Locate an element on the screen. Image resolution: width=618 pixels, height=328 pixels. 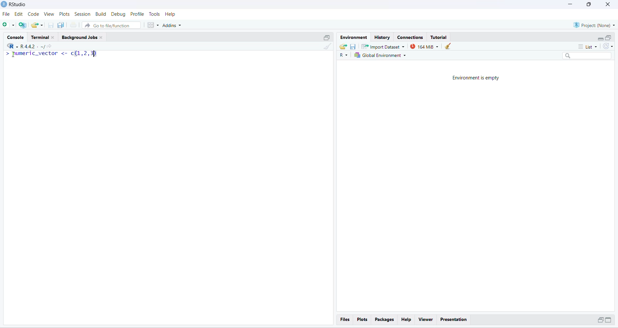
Plots is located at coordinates (65, 14).